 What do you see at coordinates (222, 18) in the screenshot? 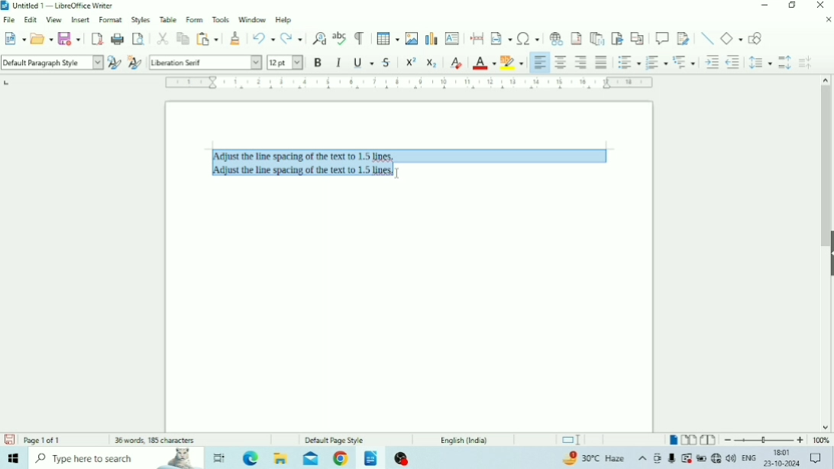
I see `Tools` at bounding box center [222, 18].